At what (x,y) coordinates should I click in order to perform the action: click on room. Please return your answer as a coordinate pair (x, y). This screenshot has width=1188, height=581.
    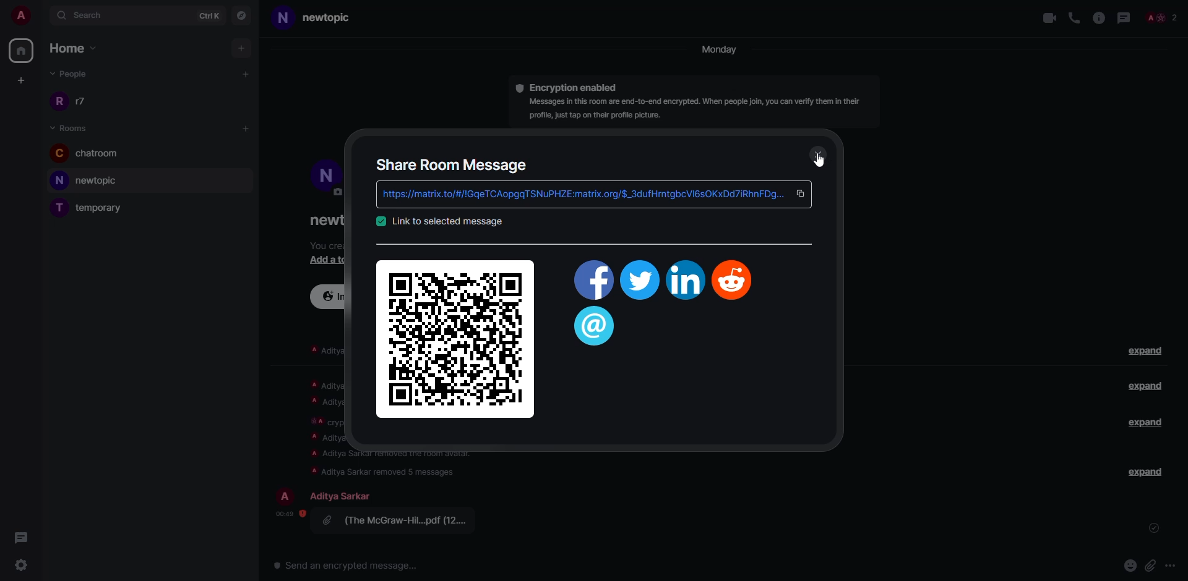
    Looking at the image, I should click on (72, 127).